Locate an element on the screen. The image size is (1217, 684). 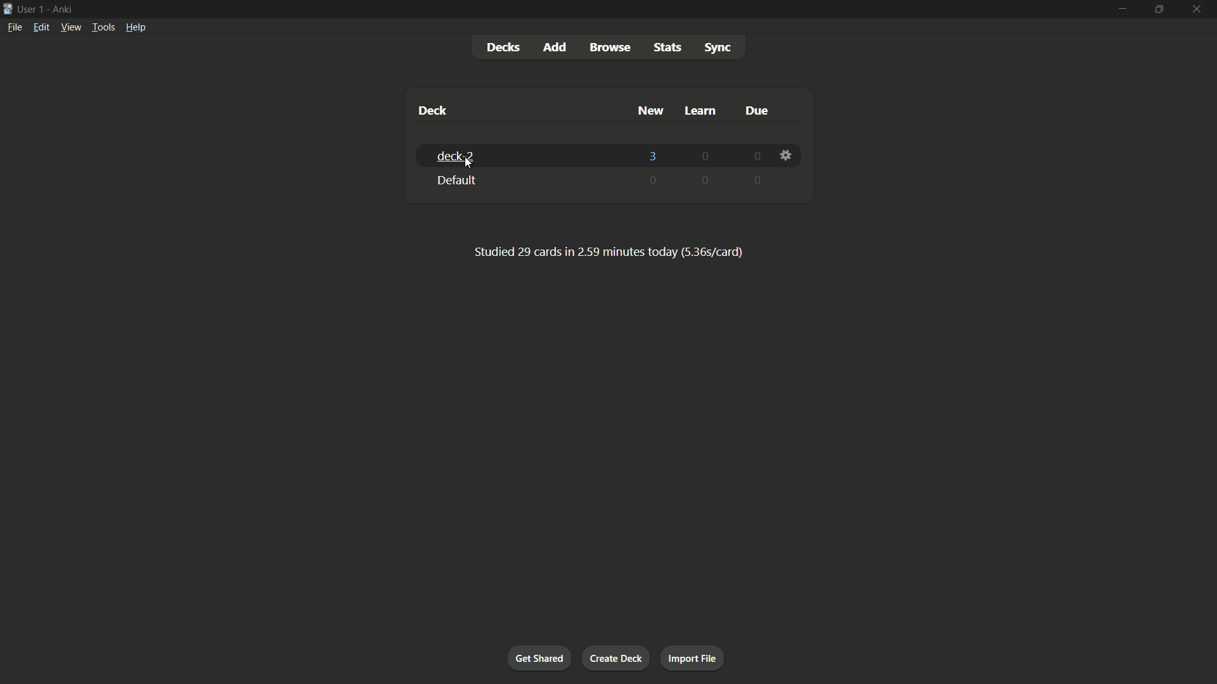
sync is located at coordinates (718, 46).